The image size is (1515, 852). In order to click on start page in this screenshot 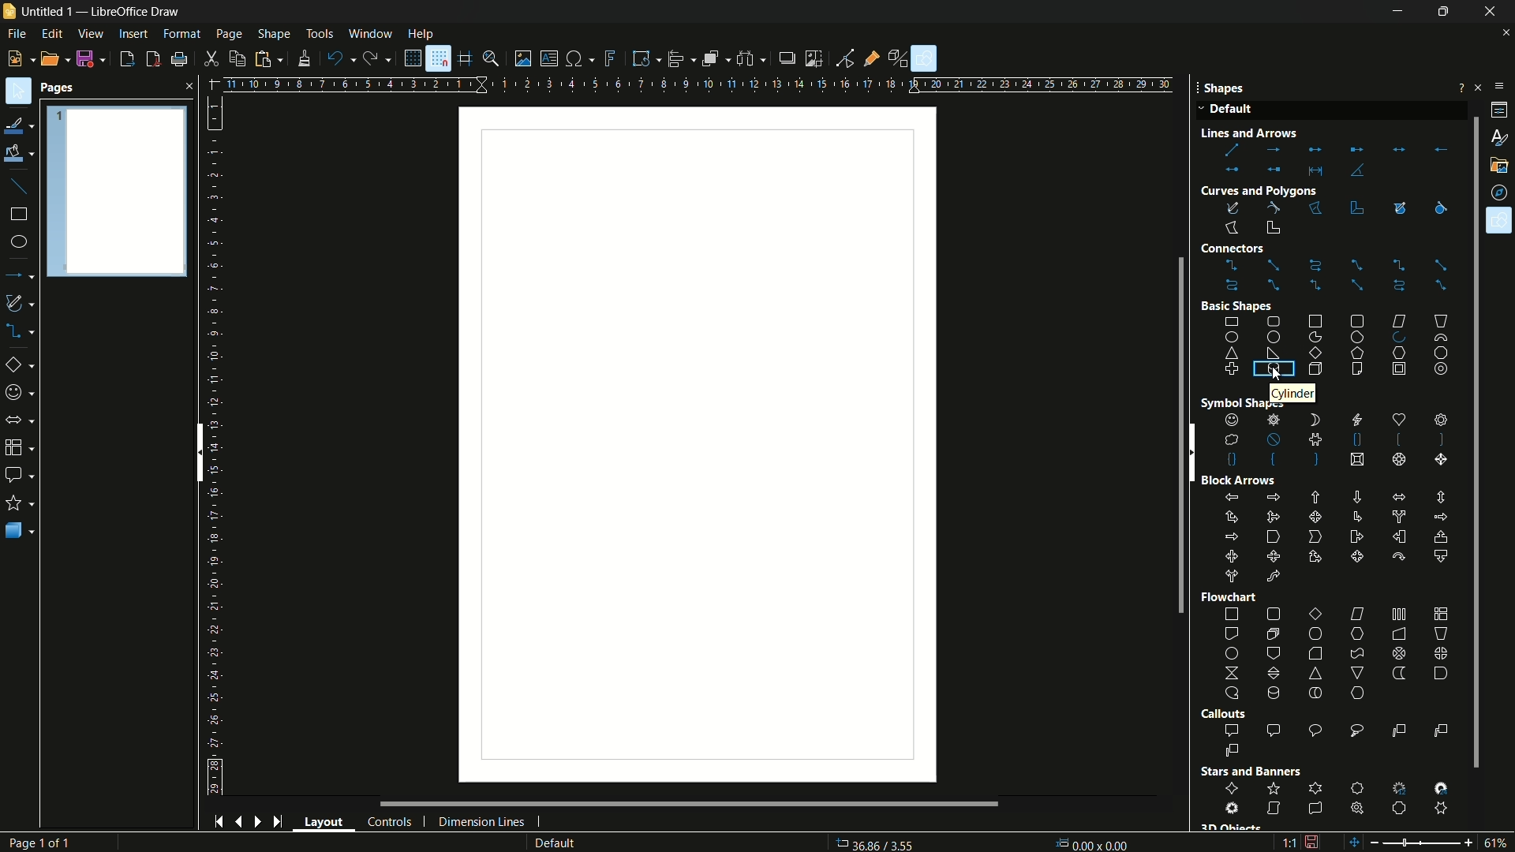, I will do `click(217, 821)`.